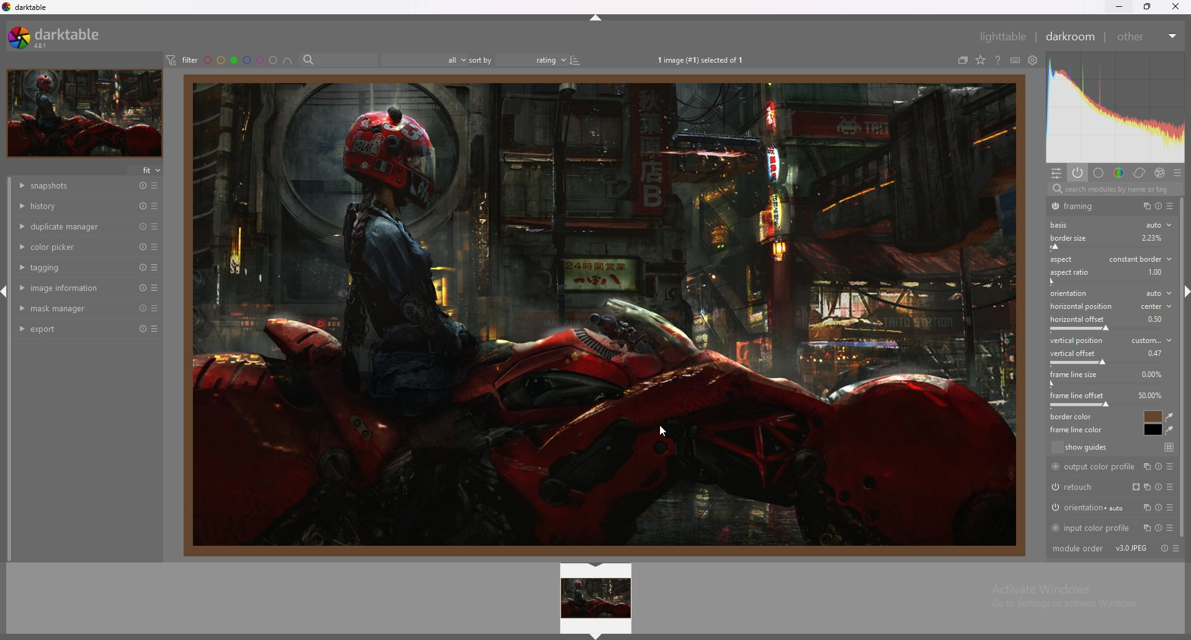  I want to click on close, so click(1175, 7).